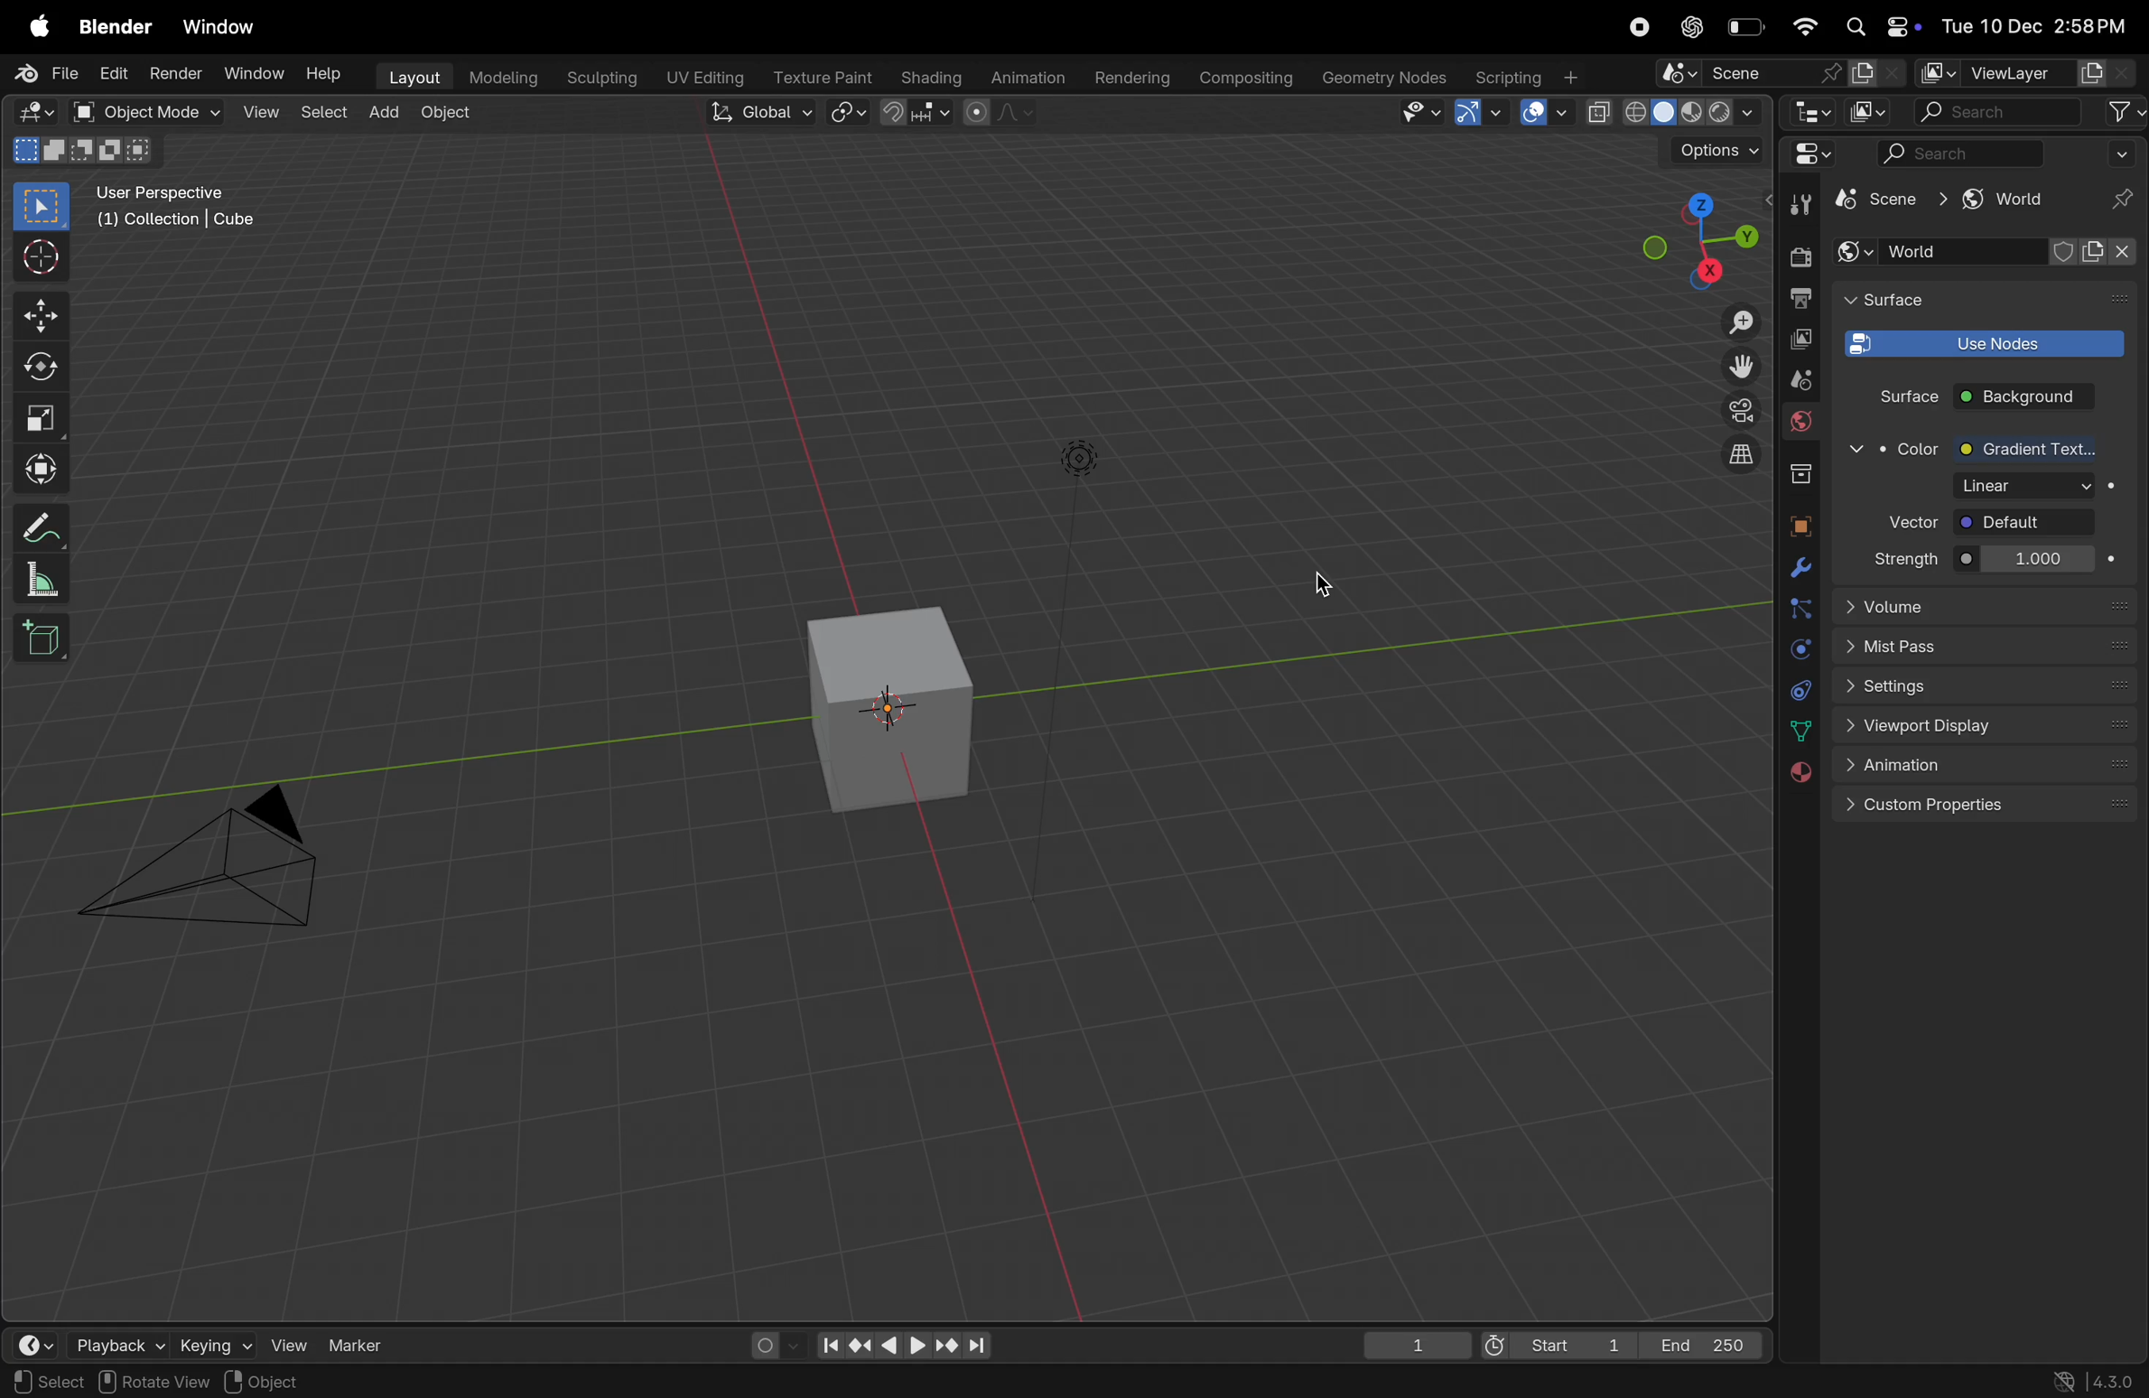 The height and width of the screenshot is (1398, 2149). Describe the element at coordinates (1807, 154) in the screenshot. I see `editor type` at that location.